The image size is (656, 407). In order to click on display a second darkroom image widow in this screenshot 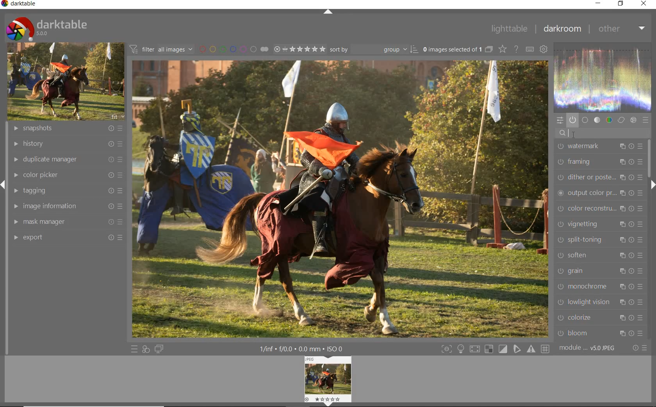, I will do `click(159, 349)`.